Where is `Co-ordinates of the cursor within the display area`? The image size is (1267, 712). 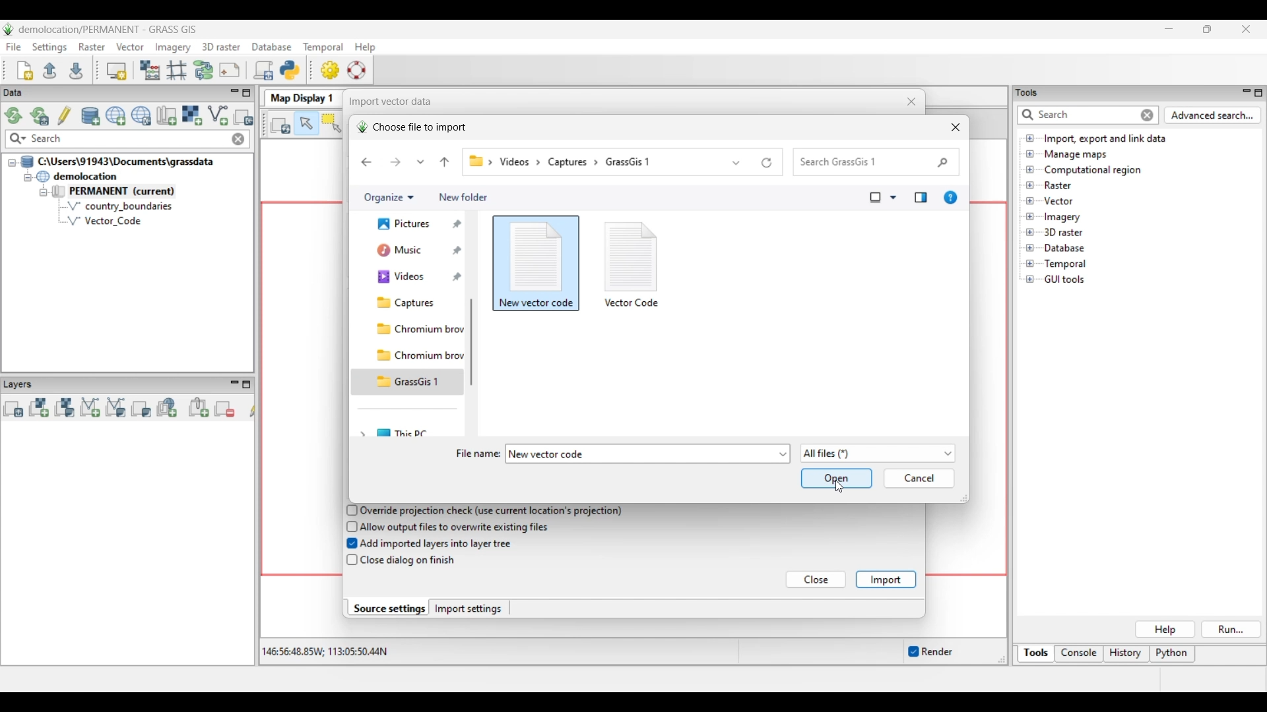
Co-ordinates of the cursor within the display area is located at coordinates (323, 652).